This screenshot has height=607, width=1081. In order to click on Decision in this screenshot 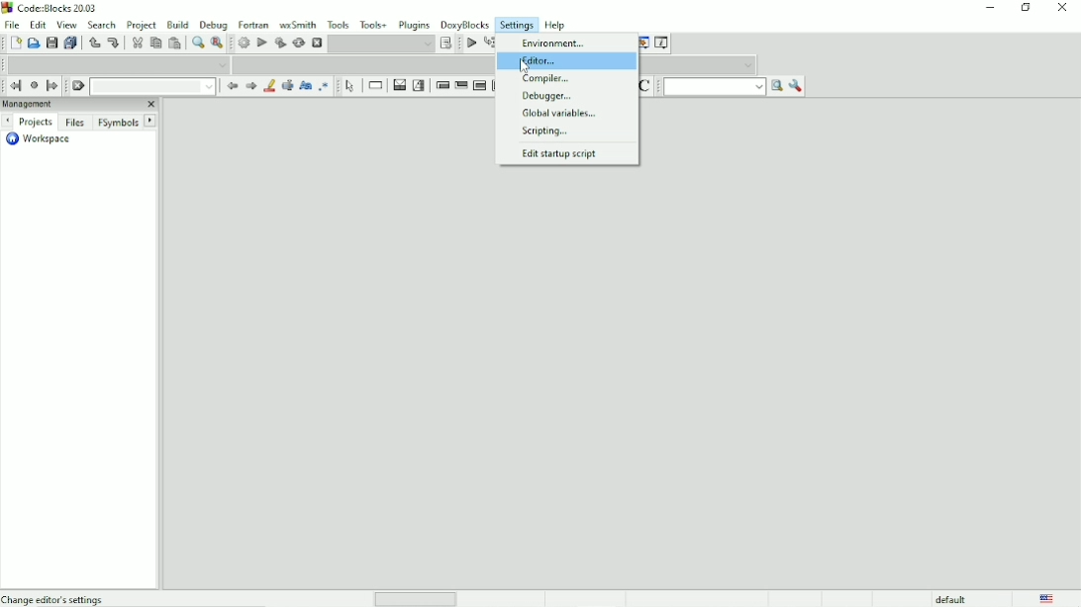, I will do `click(399, 85)`.